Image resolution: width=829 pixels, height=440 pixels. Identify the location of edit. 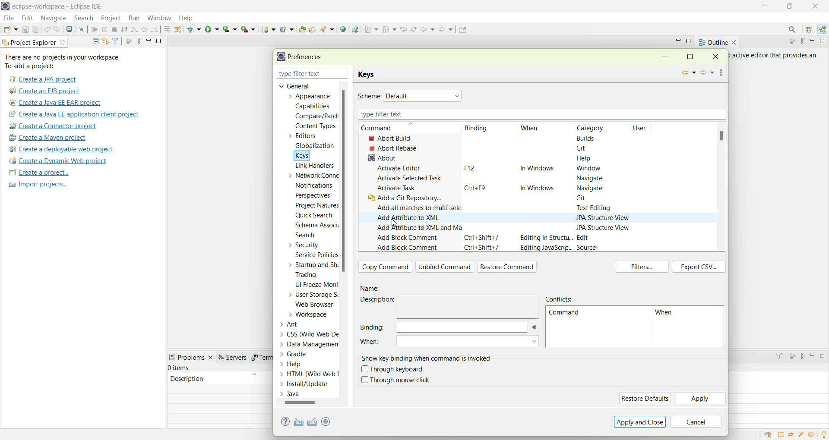
(26, 19).